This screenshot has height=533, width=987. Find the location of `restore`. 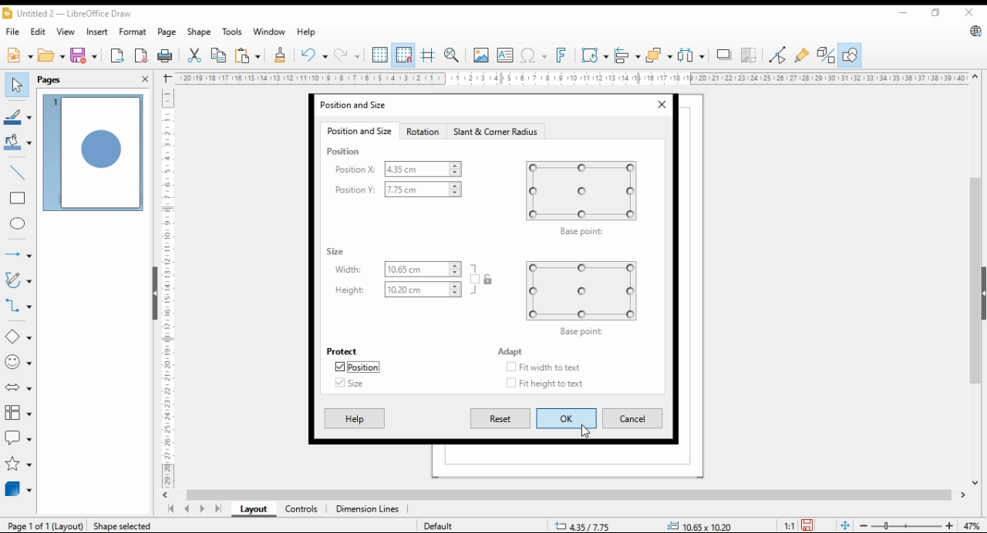

restore is located at coordinates (939, 13).